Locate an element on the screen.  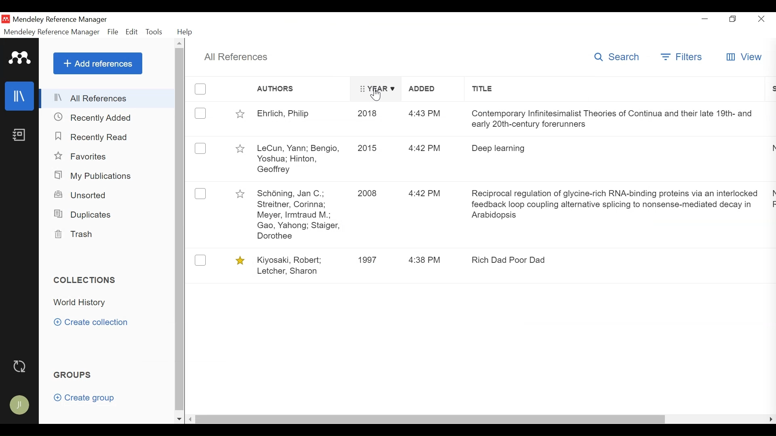
Title is located at coordinates (619, 89).